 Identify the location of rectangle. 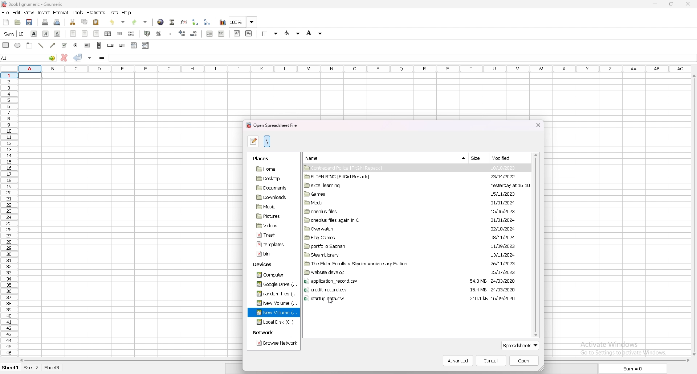
(6, 45).